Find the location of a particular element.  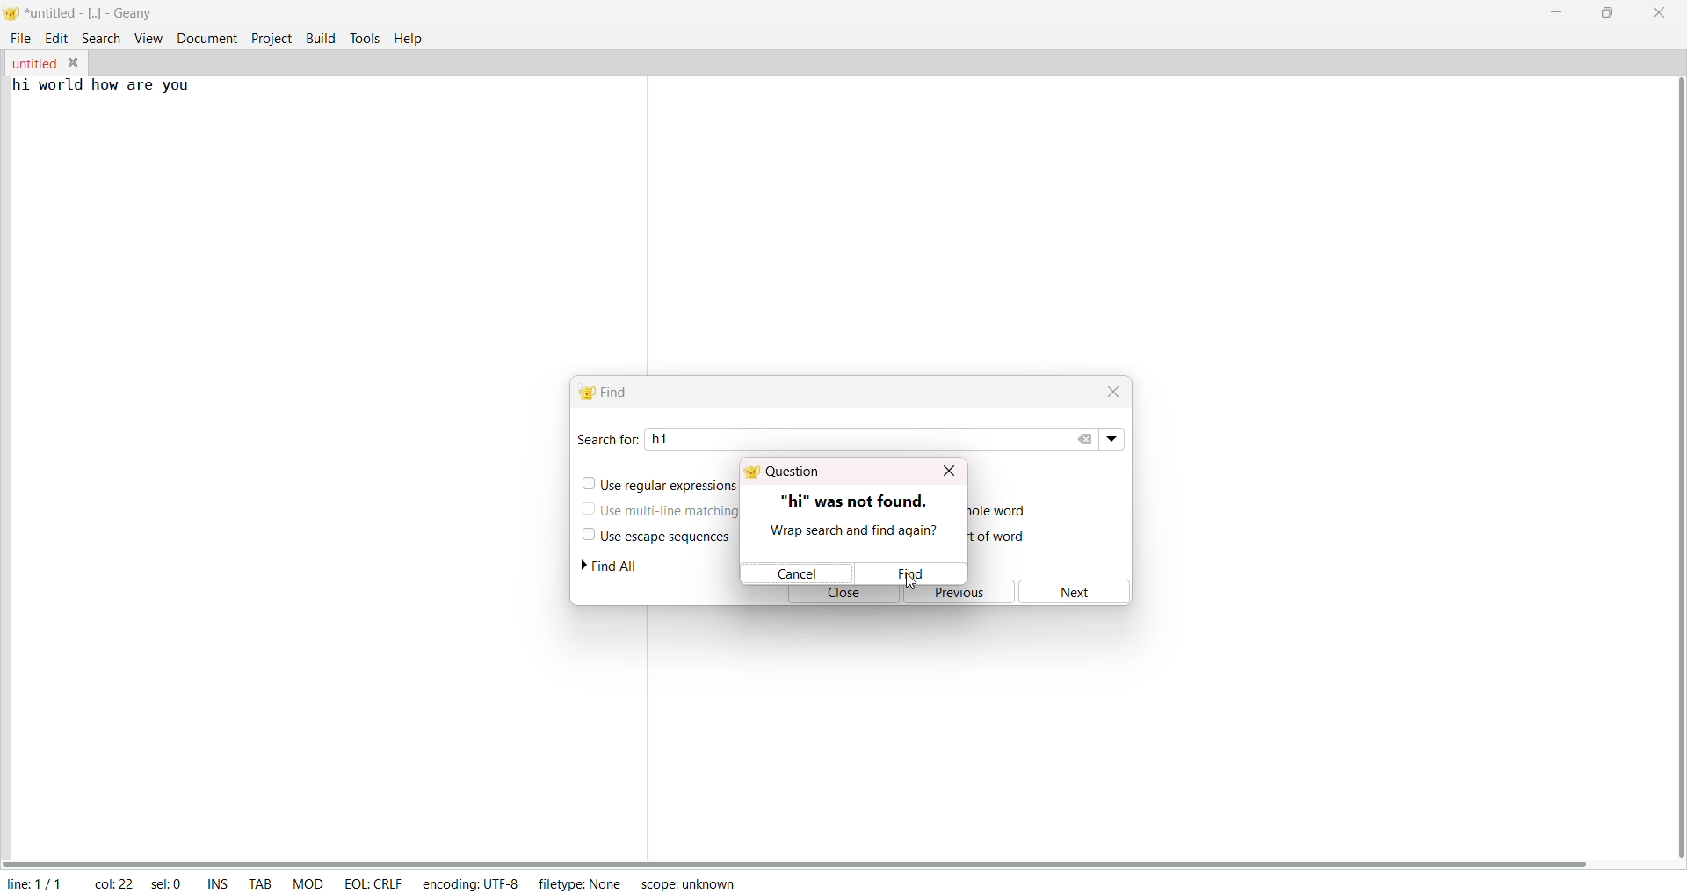

mod is located at coordinates (303, 883).